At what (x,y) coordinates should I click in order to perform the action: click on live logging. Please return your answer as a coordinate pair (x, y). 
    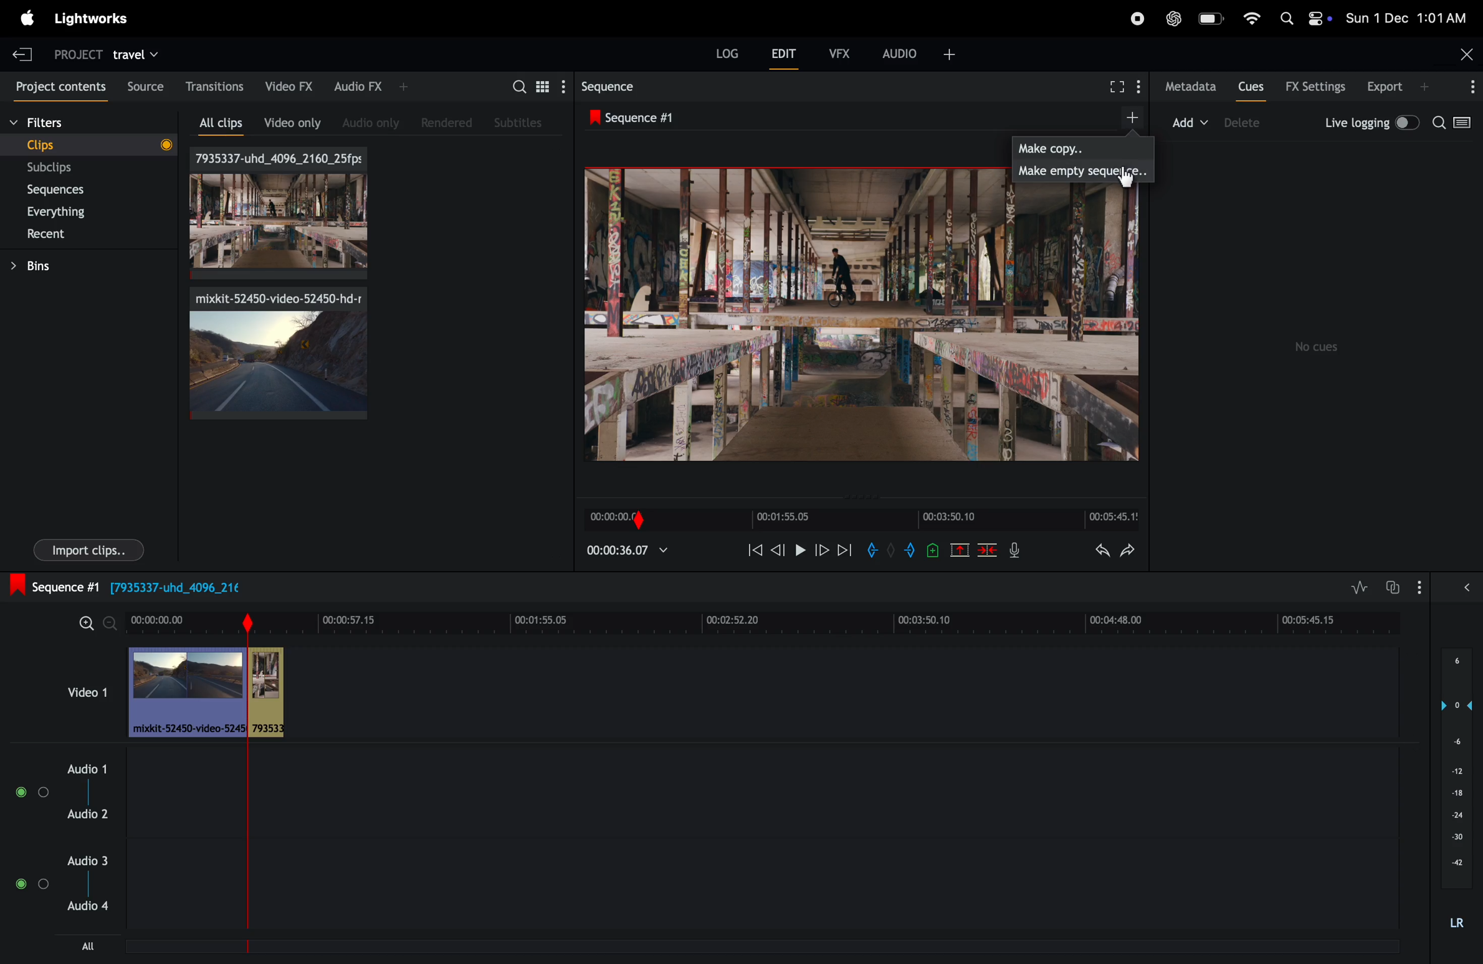
    Looking at the image, I should click on (1372, 123).